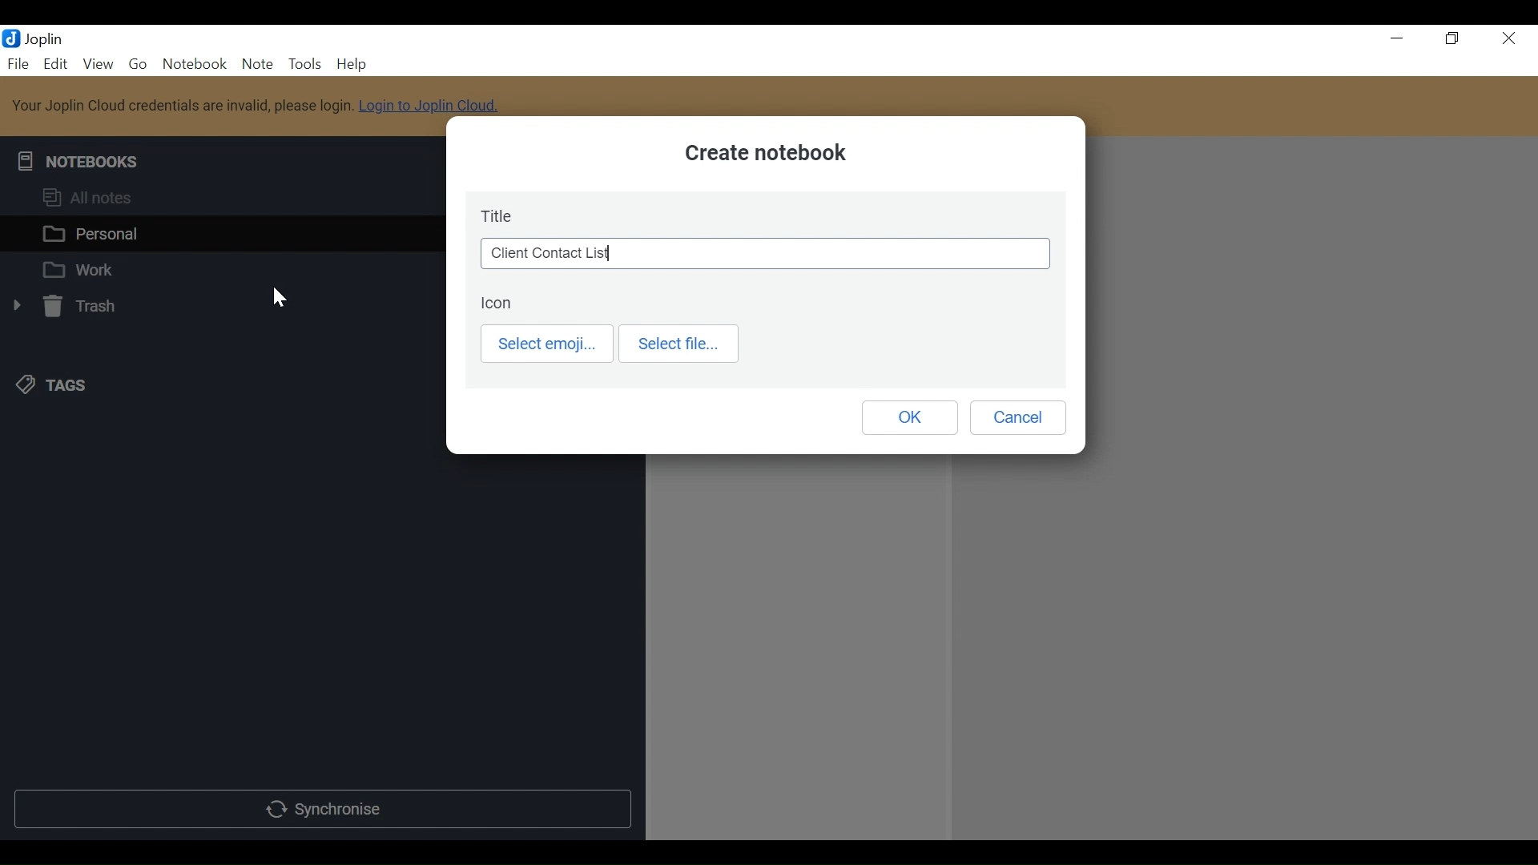 The height and width of the screenshot is (865, 1538). What do you see at coordinates (279, 301) in the screenshot?
I see `Cursor` at bounding box center [279, 301].